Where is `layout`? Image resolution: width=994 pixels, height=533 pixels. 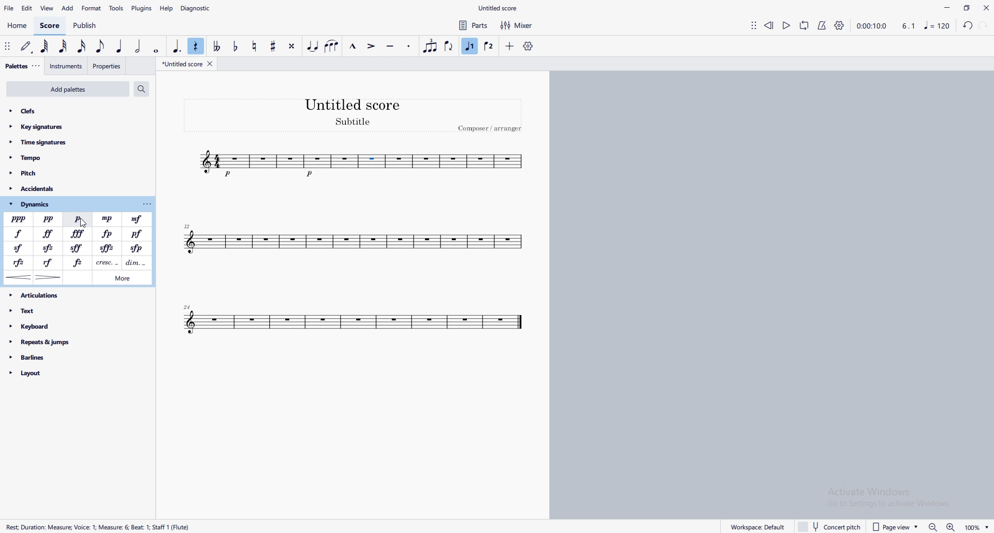 layout is located at coordinates (65, 375).